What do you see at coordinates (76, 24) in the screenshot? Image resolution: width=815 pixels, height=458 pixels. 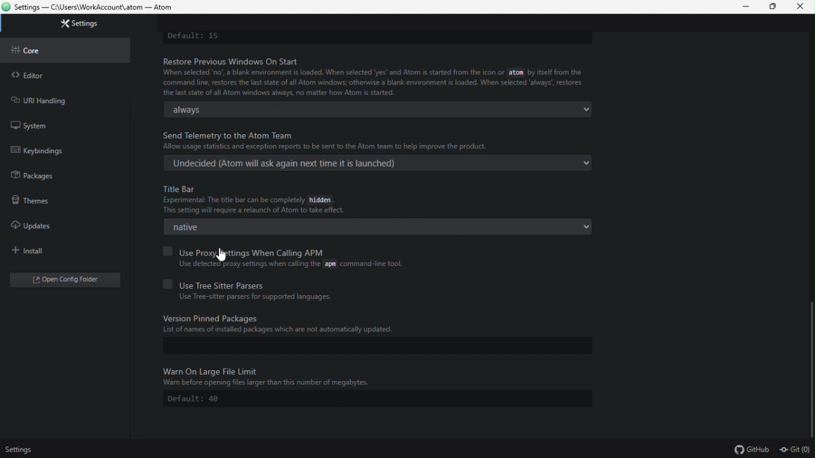 I see `Settings` at bounding box center [76, 24].